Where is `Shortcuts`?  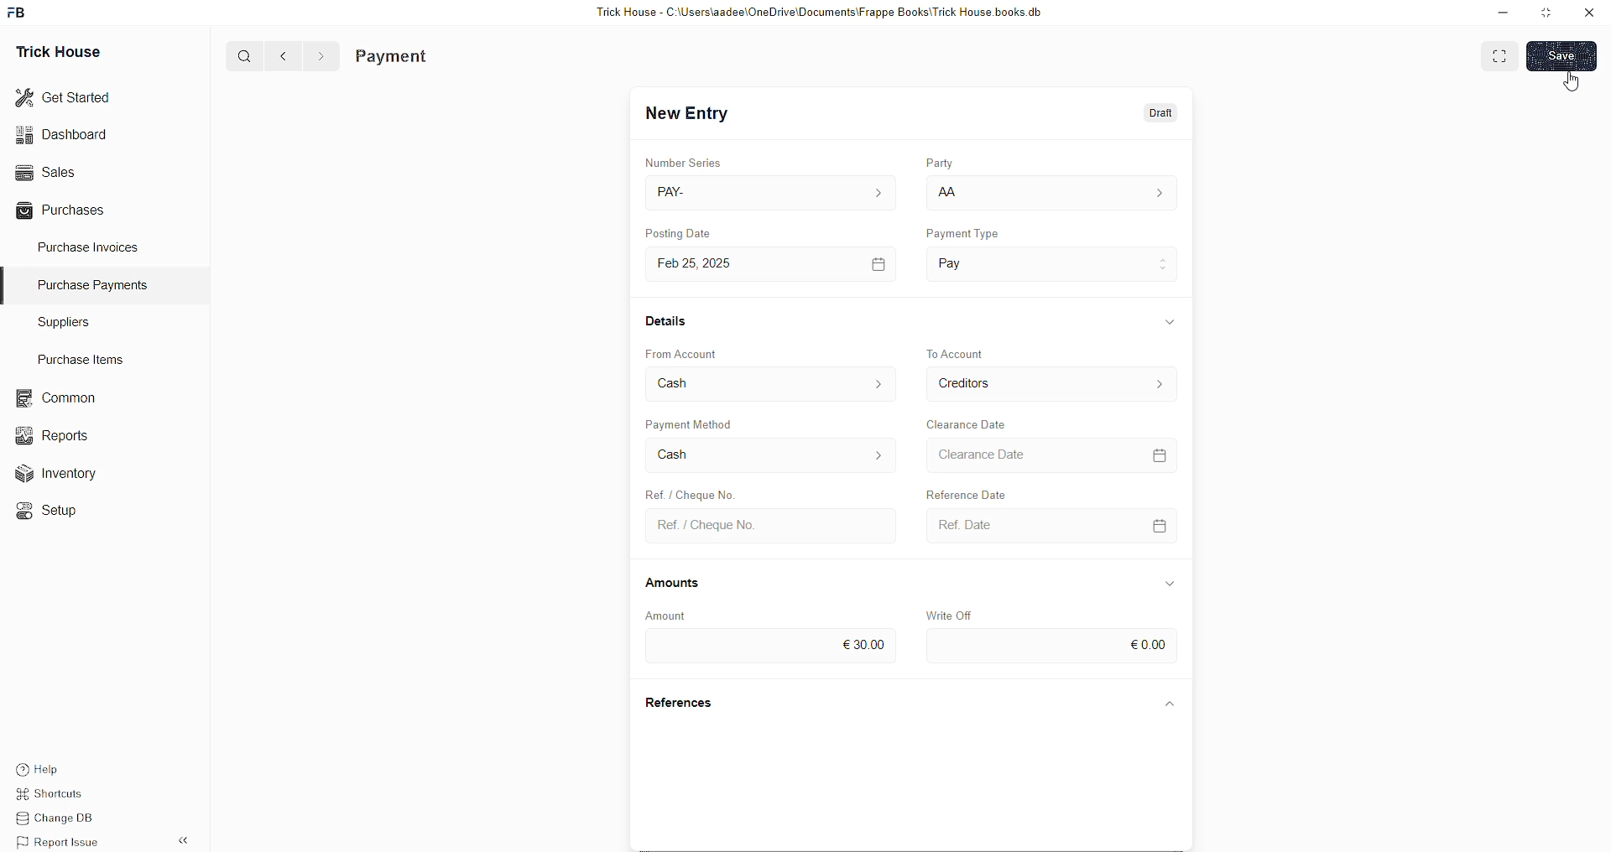 Shortcuts is located at coordinates (60, 796).